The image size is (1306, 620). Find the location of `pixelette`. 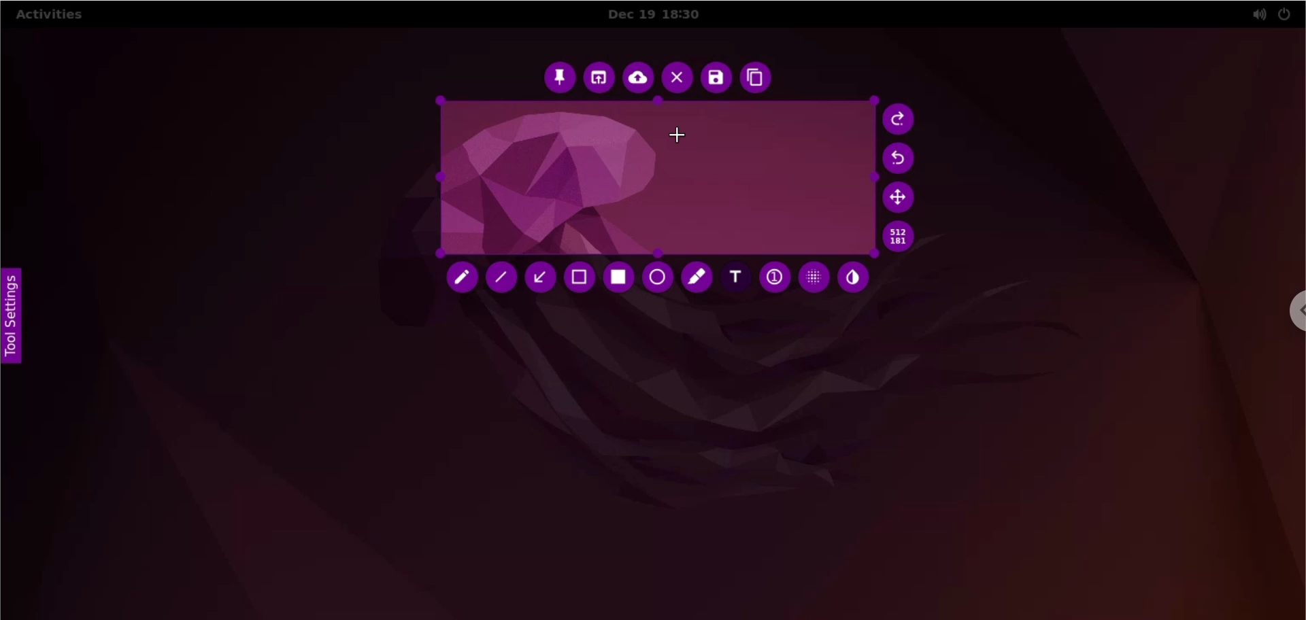

pixelette is located at coordinates (814, 274).